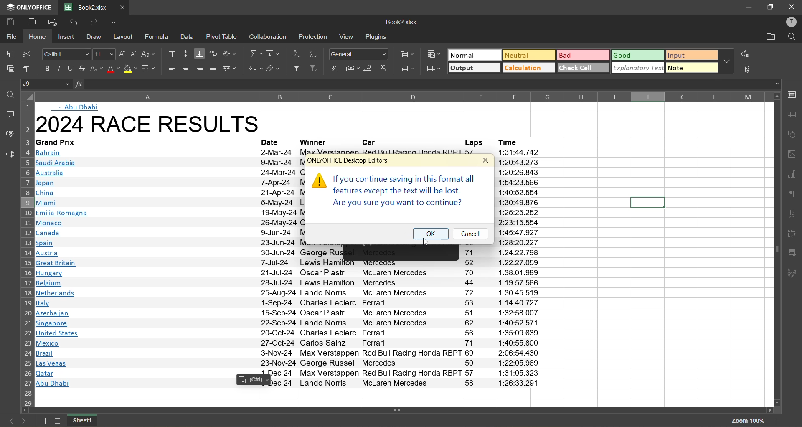  Describe the element at coordinates (116, 22) in the screenshot. I see `customize quick access toolbar` at that location.